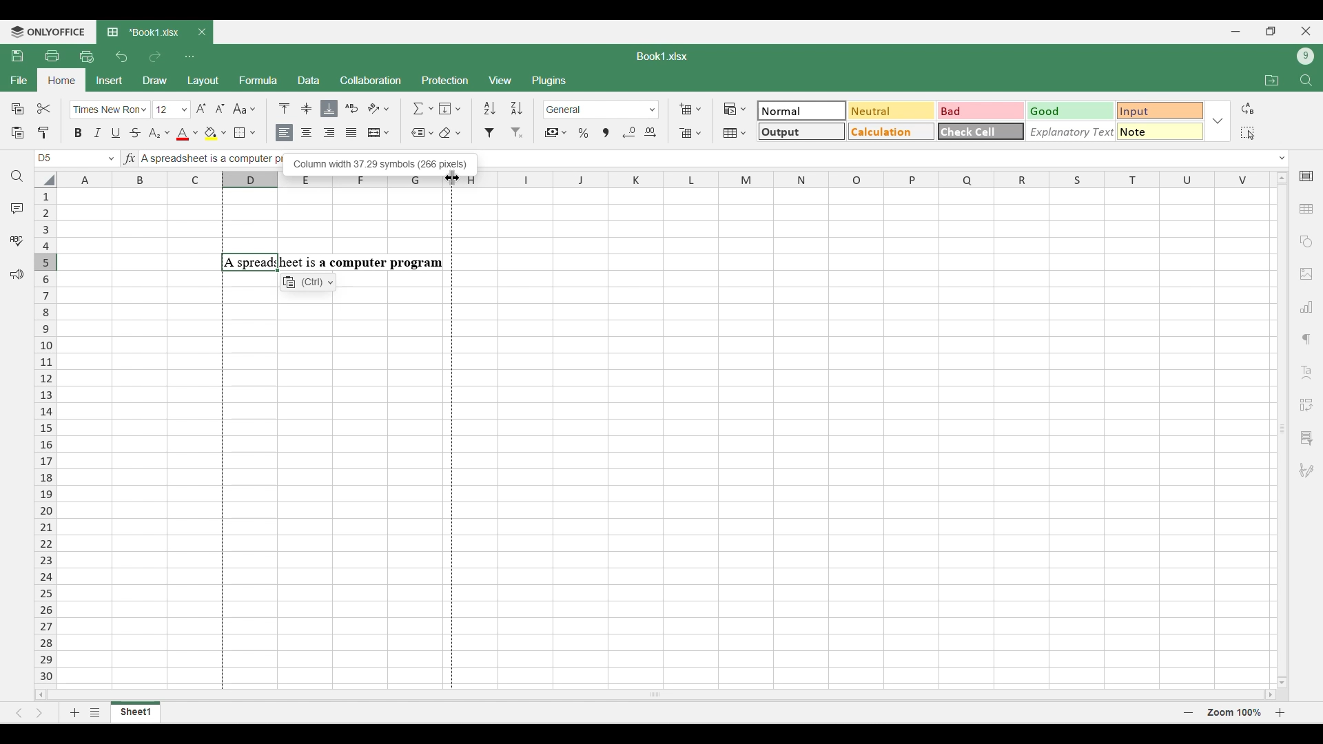 The width and height of the screenshot is (1323, 744). I want to click on Change cell, so click(112, 158).